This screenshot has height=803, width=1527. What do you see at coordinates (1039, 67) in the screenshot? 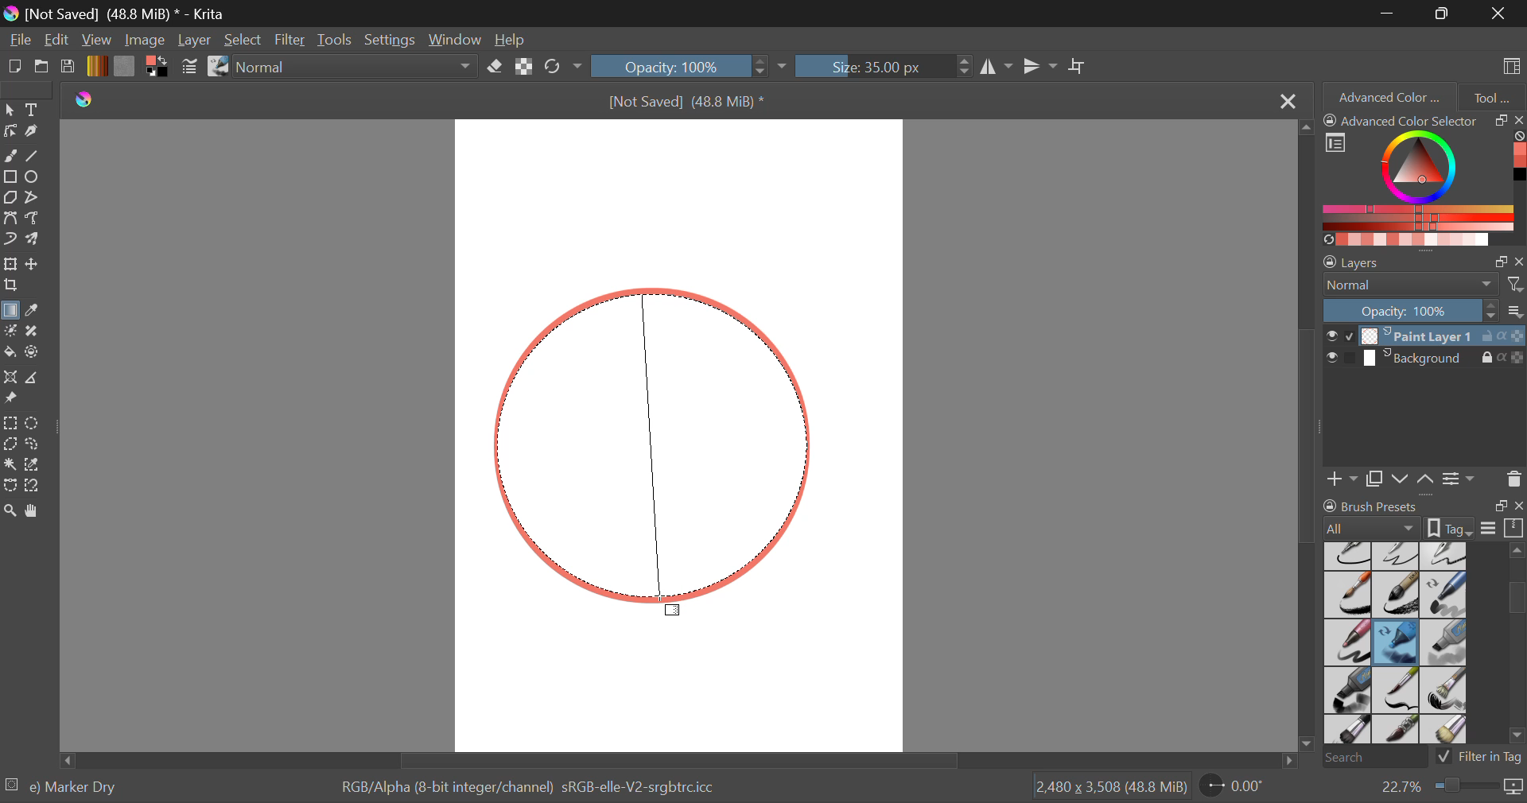
I see `Vertical Mirror Tool` at bounding box center [1039, 67].